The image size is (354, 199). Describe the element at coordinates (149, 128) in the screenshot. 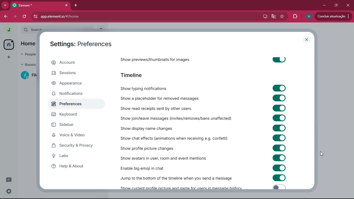

I see `show display name changes` at that location.